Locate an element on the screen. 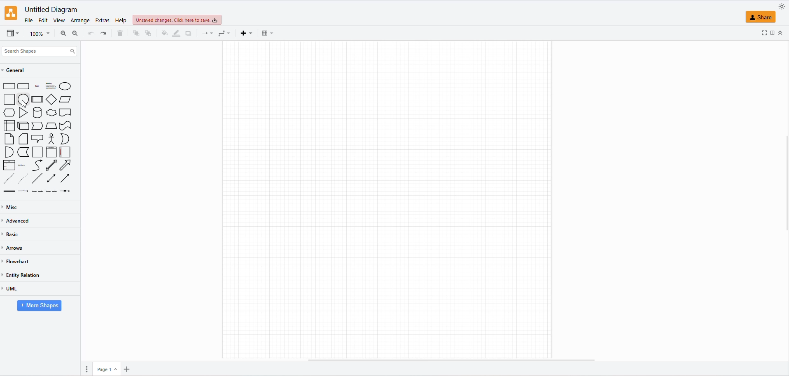 The width and height of the screenshot is (789, 376). INTERNAL STORAGE is located at coordinates (9, 127).